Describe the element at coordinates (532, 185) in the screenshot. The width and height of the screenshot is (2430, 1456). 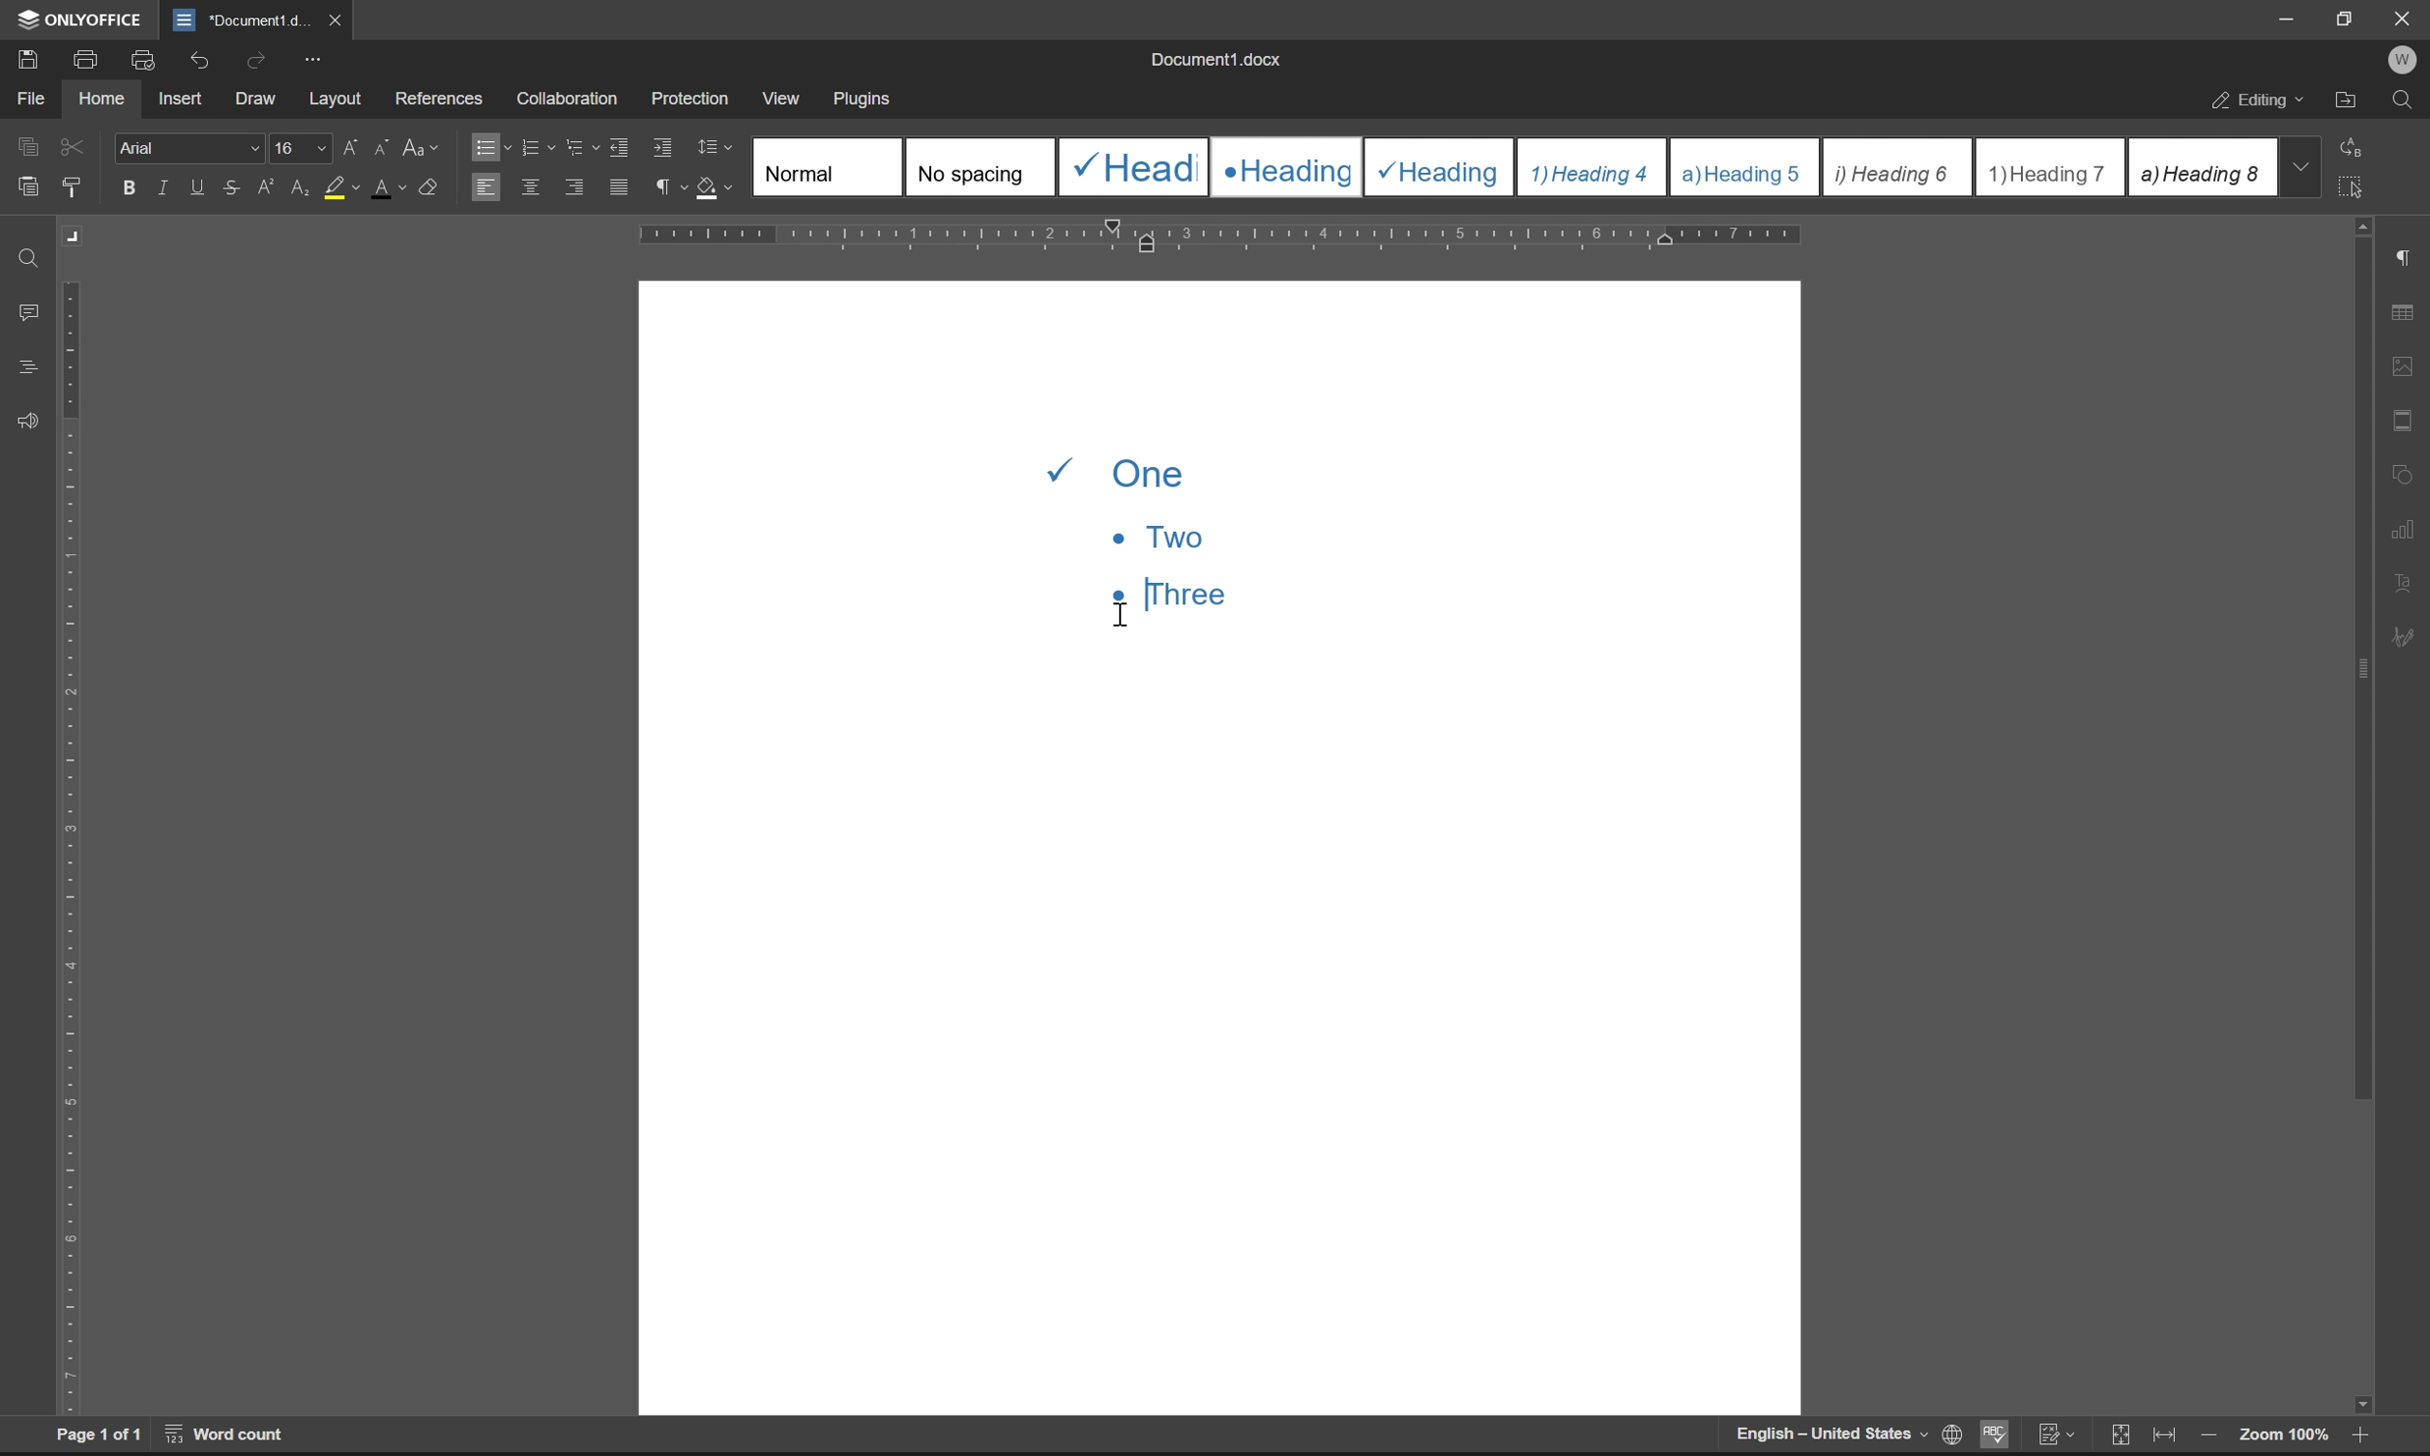
I see `align center` at that location.